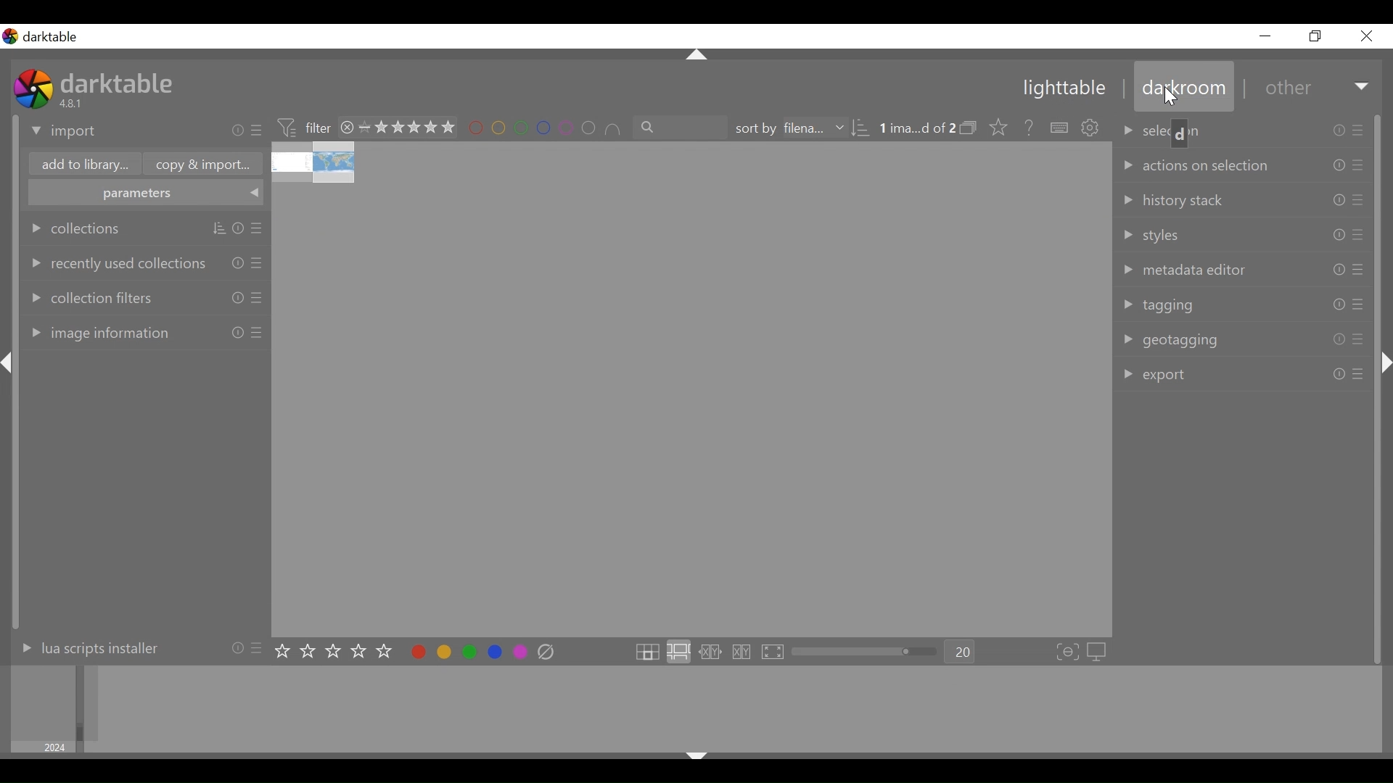  What do you see at coordinates (202, 163) in the screenshot?
I see `copy & import` at bounding box center [202, 163].